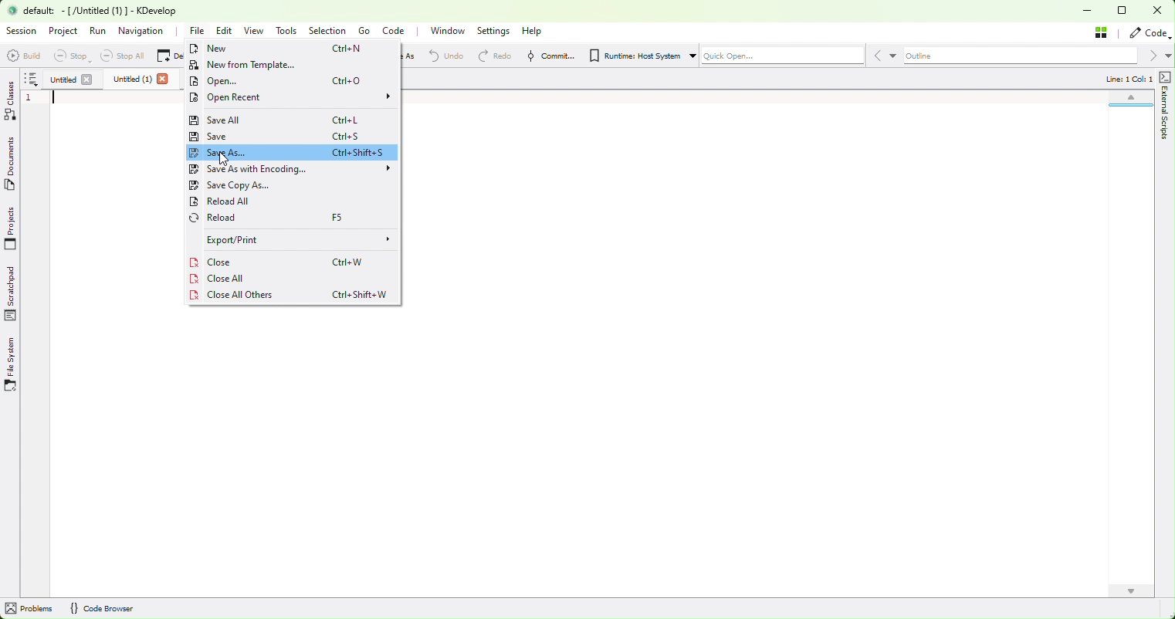  What do you see at coordinates (348, 136) in the screenshot?
I see `Ctrl+S` at bounding box center [348, 136].